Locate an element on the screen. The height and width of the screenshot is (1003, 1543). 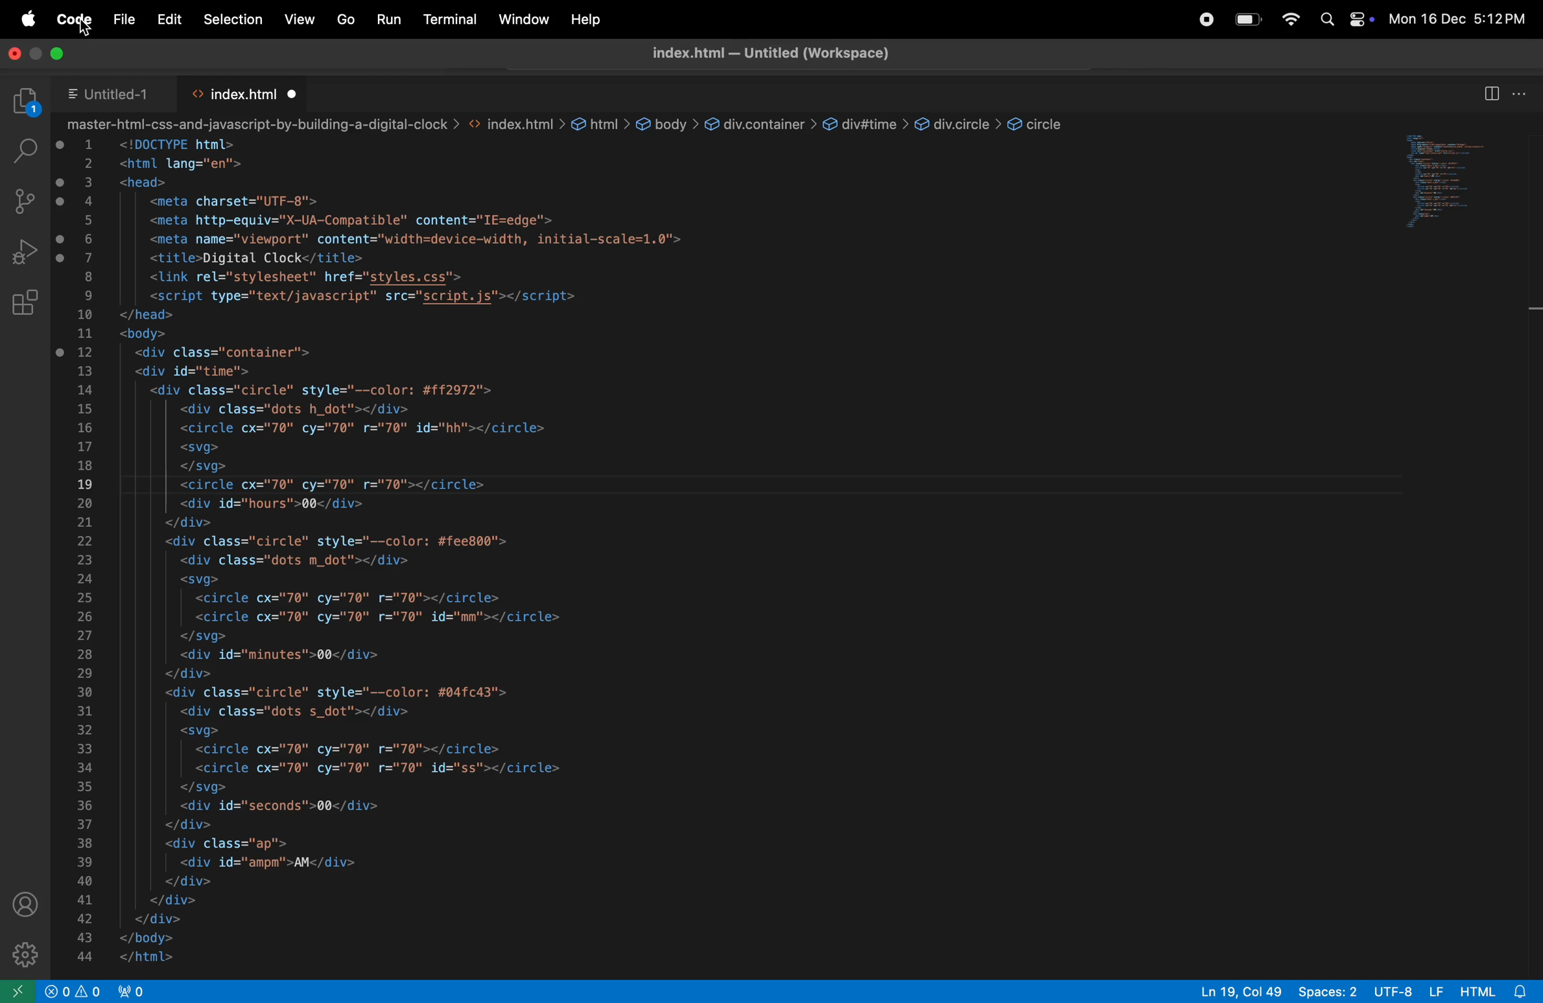
<body> is located at coordinates (145, 334).